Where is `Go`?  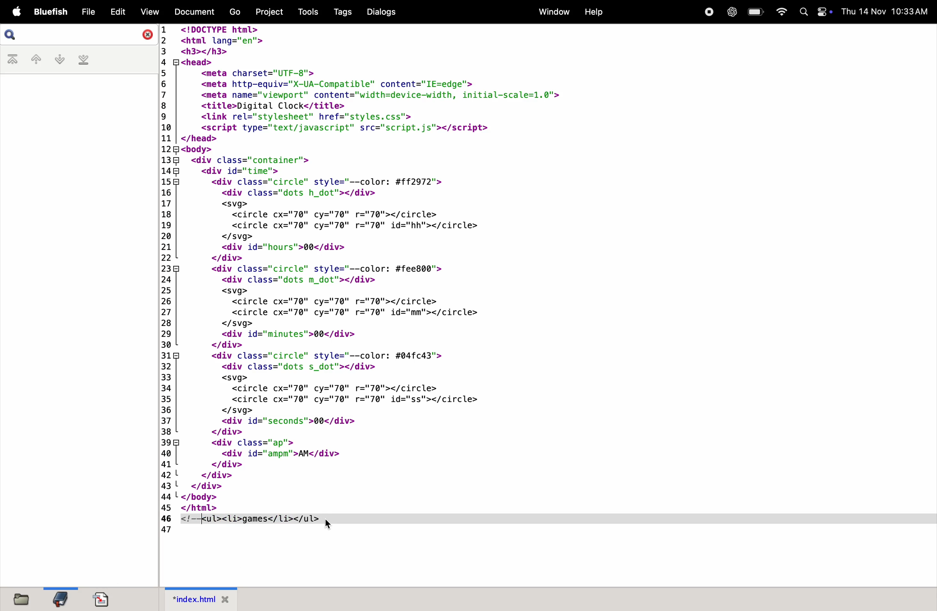 Go is located at coordinates (235, 11).